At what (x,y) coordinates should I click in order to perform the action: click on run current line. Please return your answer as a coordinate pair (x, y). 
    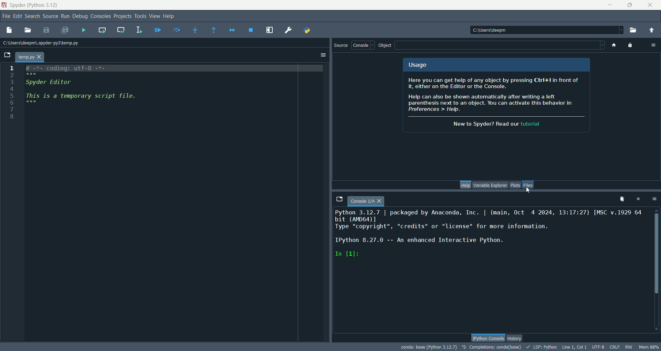
    Looking at the image, I should click on (177, 30).